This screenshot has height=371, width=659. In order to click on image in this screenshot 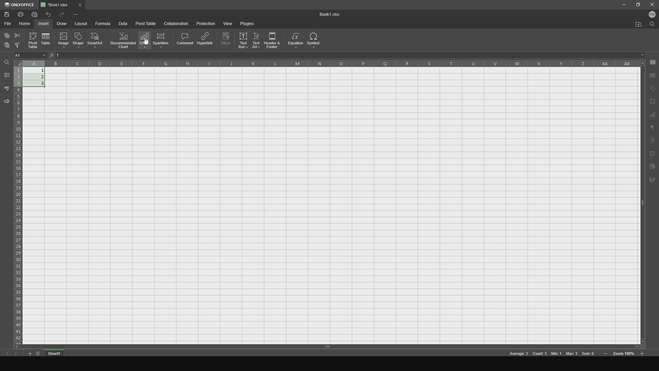, I will do `click(62, 41)`.